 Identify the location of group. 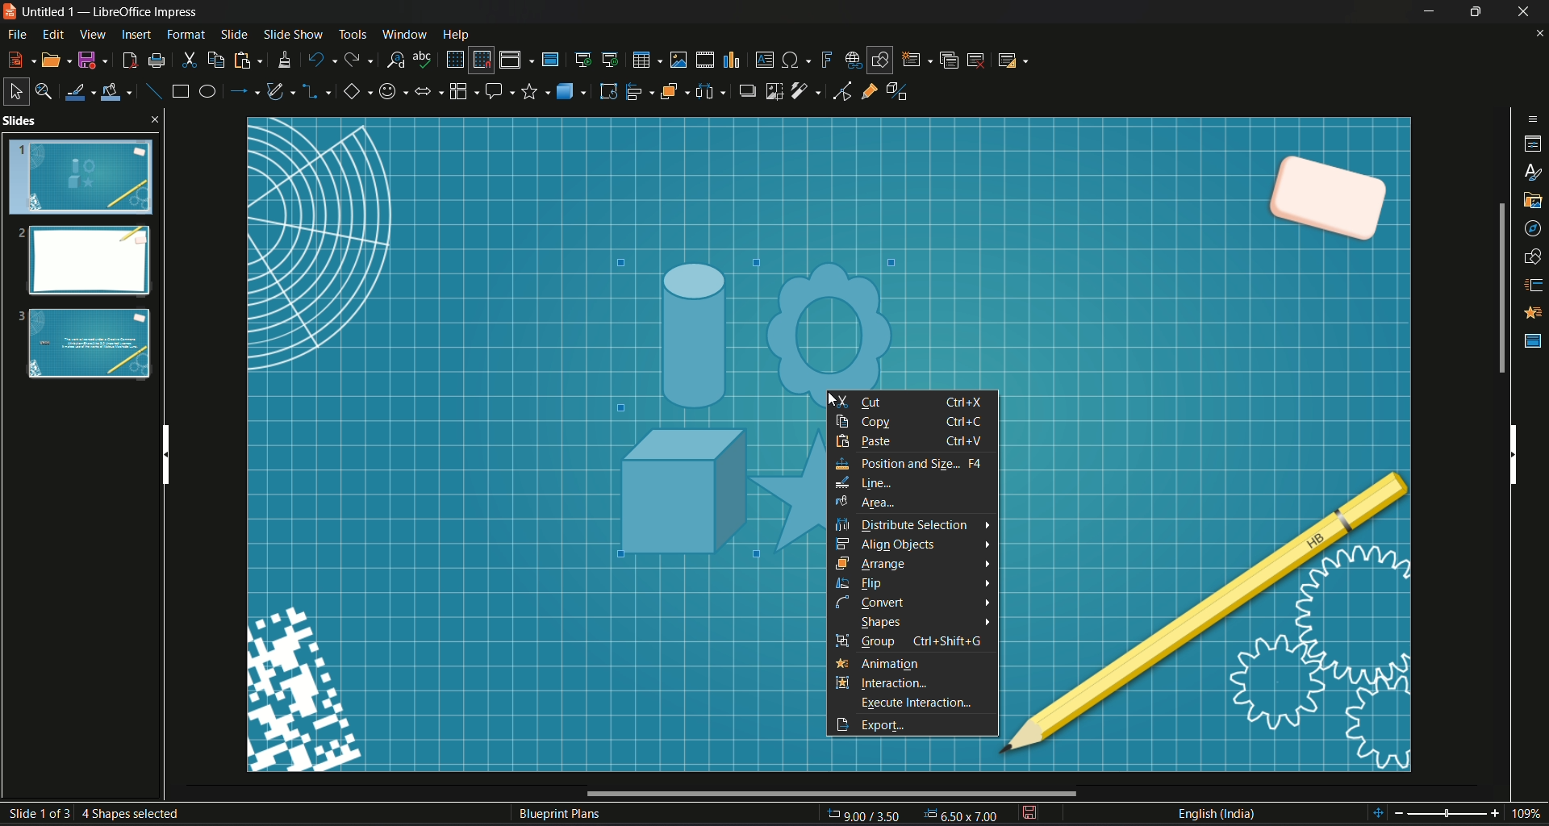
(919, 640).